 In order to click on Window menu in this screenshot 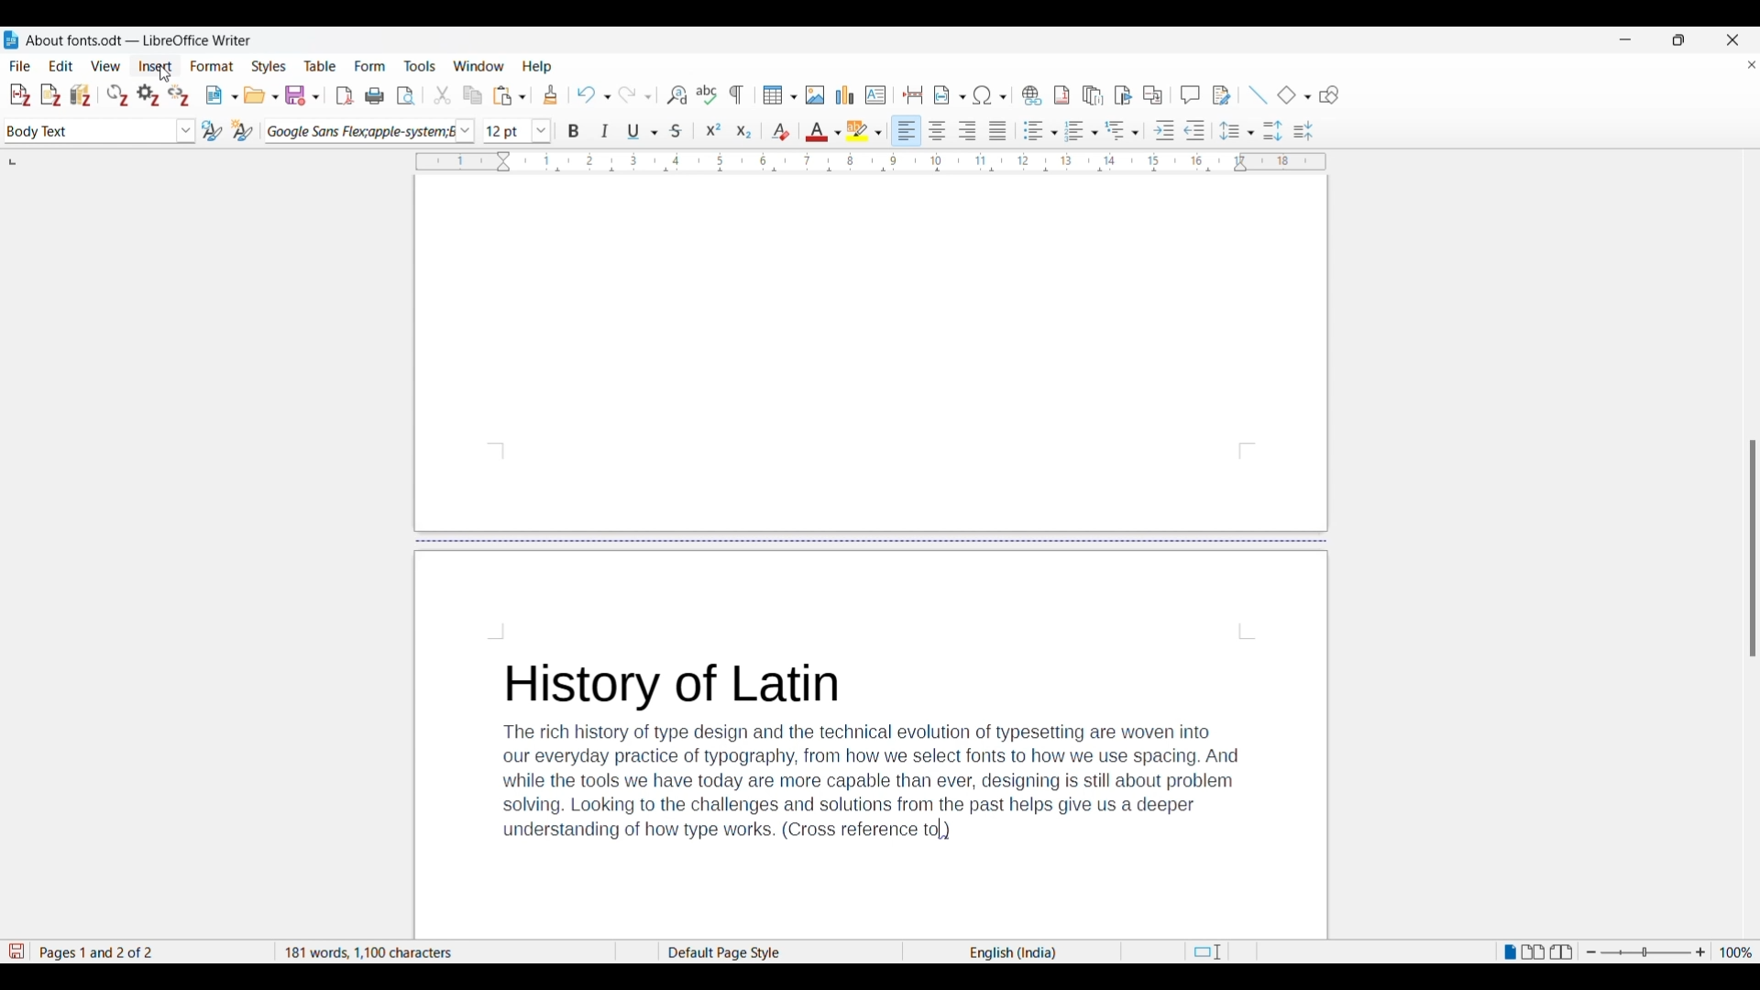, I will do `click(479, 66)`.